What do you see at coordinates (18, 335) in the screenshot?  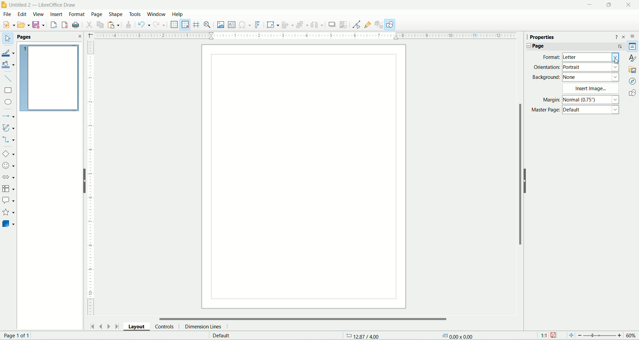 I see `page` at bounding box center [18, 335].